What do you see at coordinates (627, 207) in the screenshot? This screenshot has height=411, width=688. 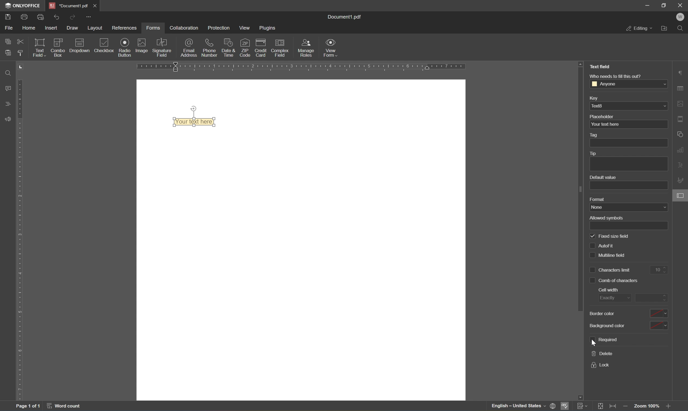 I see `none` at bounding box center [627, 207].